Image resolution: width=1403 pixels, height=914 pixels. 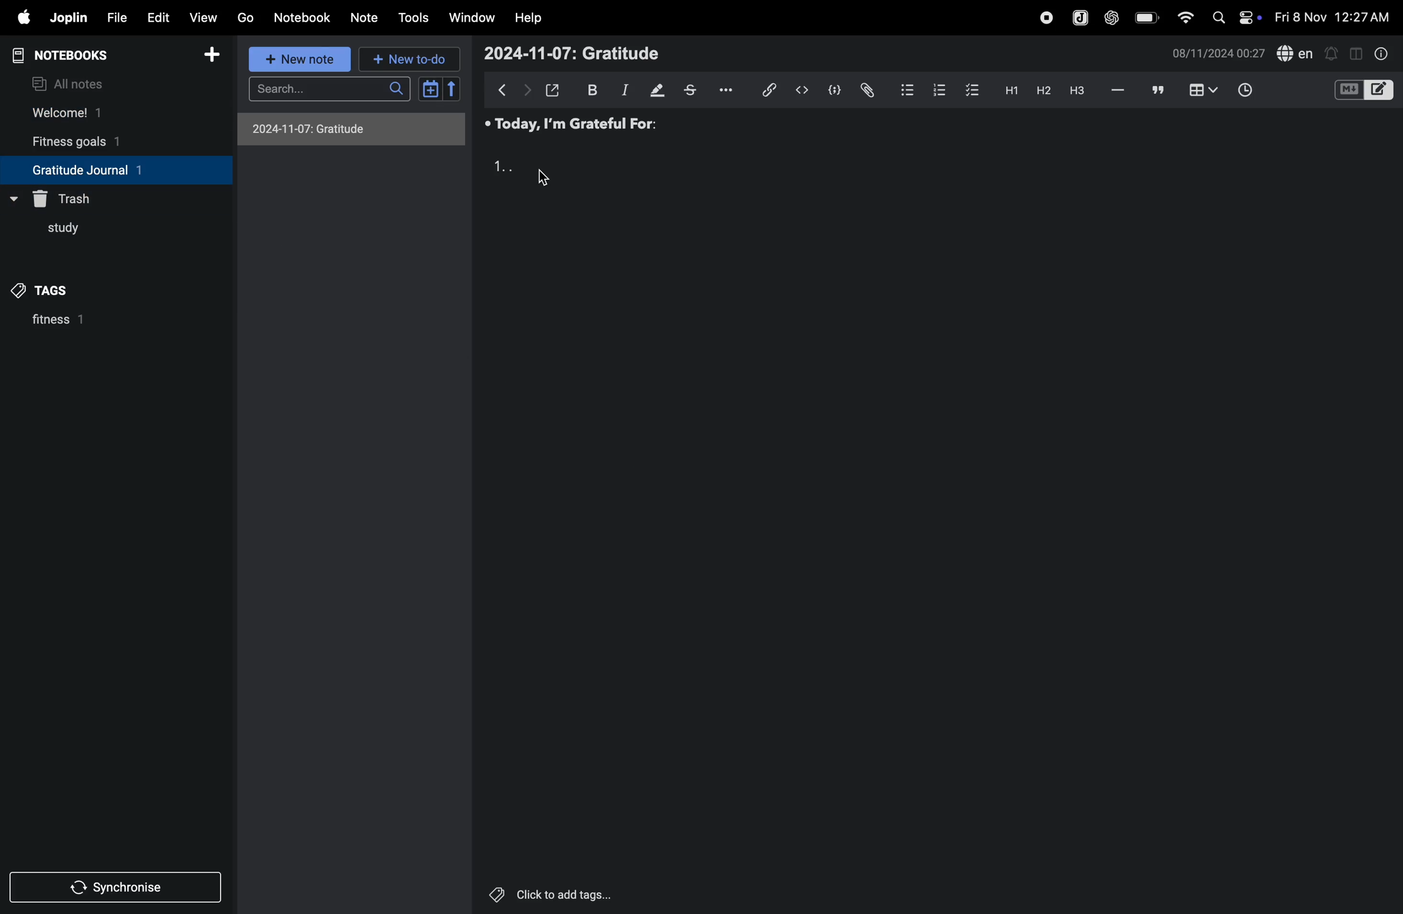 What do you see at coordinates (1080, 94) in the screenshot?
I see `heading 3` at bounding box center [1080, 94].